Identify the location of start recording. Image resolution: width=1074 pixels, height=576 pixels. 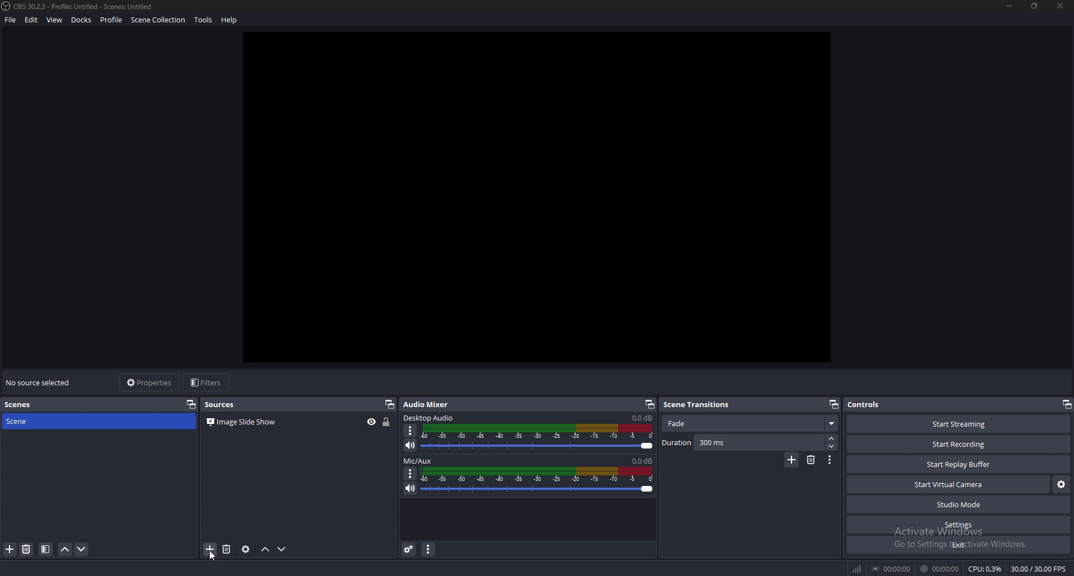
(959, 444).